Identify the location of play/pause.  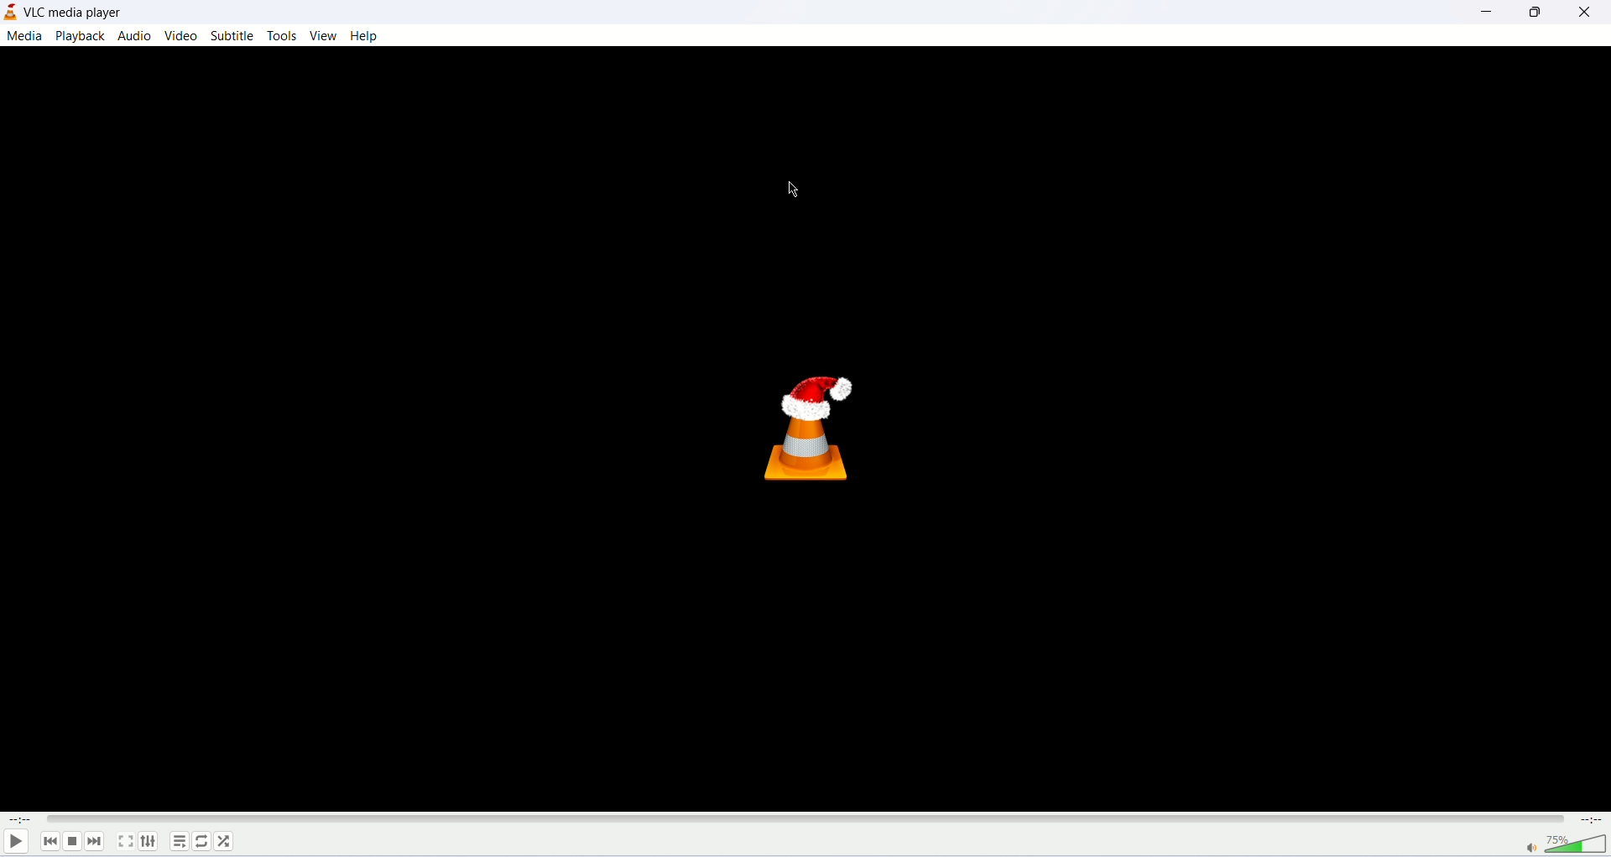
(17, 844).